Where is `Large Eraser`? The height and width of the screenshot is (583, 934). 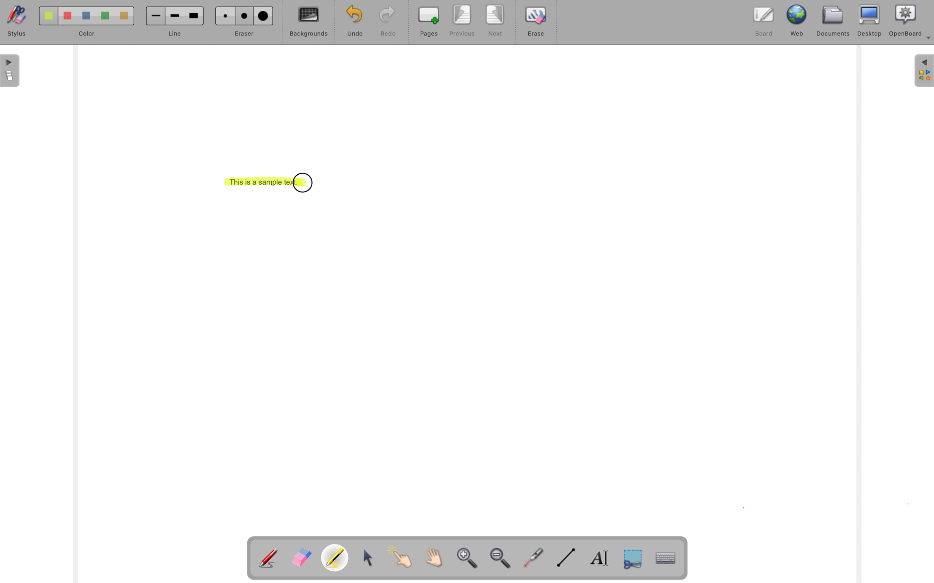 Large Eraser is located at coordinates (263, 16).